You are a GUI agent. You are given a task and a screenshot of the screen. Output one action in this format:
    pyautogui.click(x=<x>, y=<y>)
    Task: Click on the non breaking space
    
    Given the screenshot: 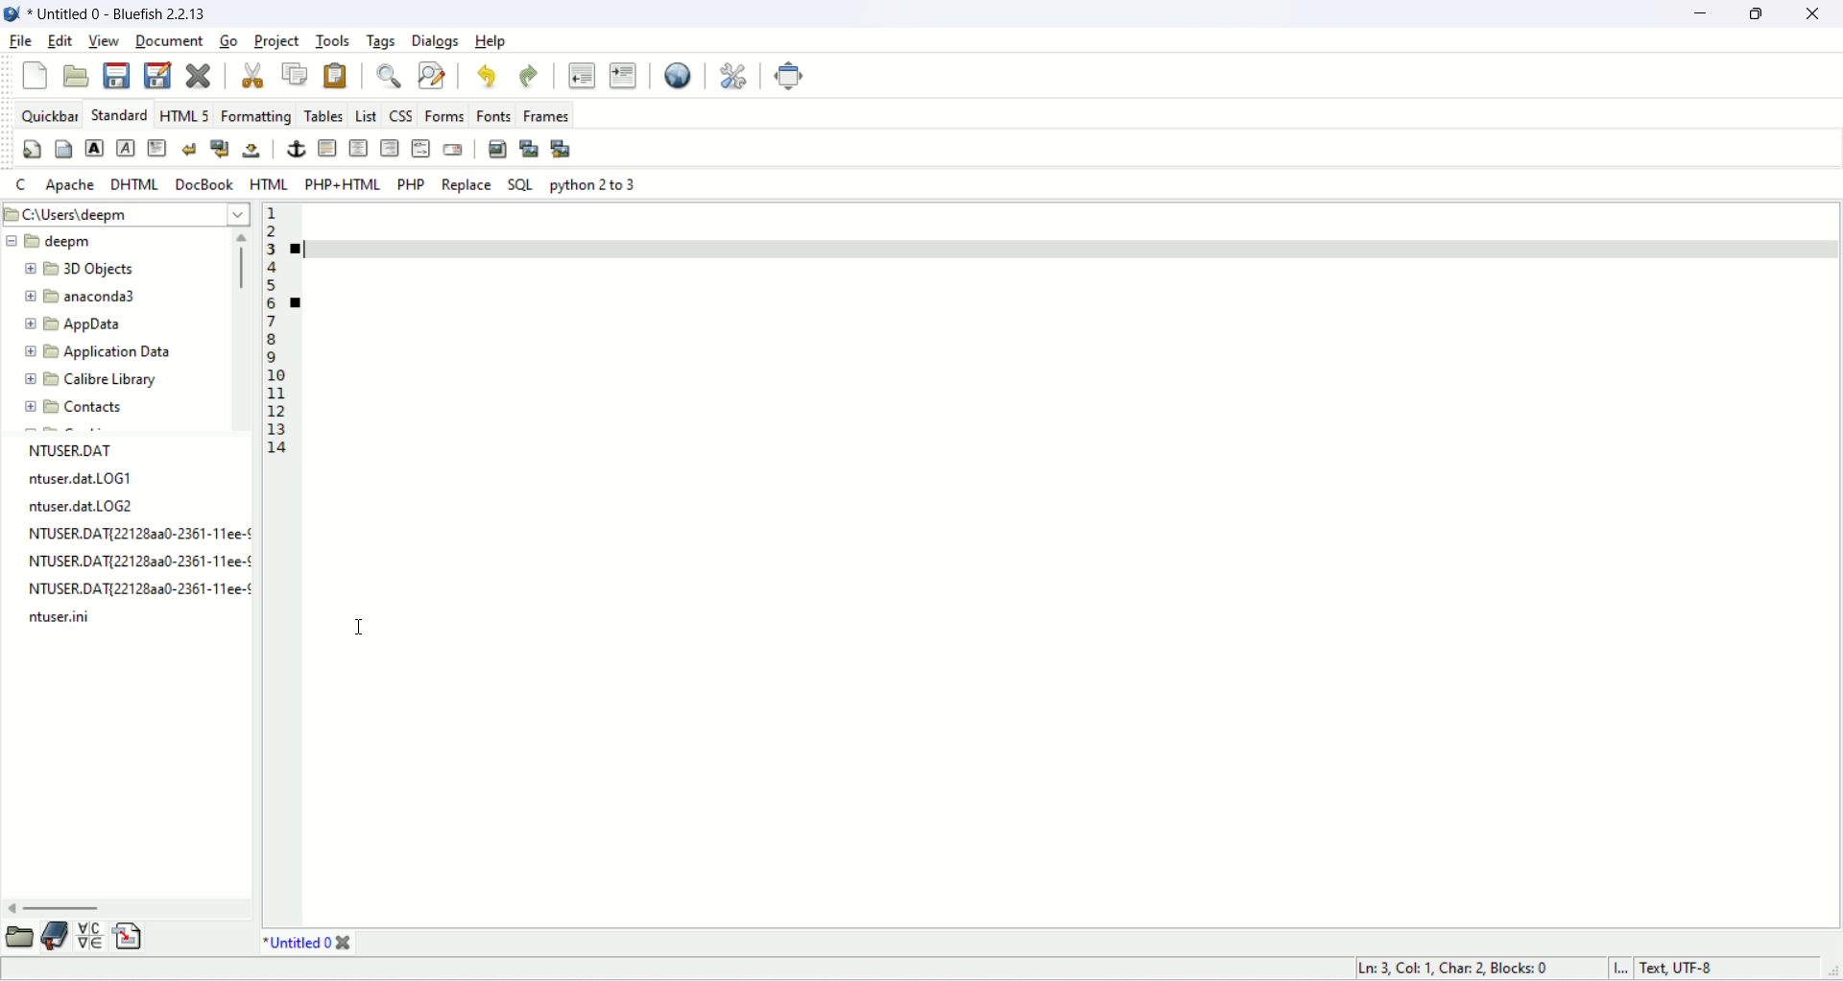 What is the action you would take?
    pyautogui.click(x=251, y=149)
    